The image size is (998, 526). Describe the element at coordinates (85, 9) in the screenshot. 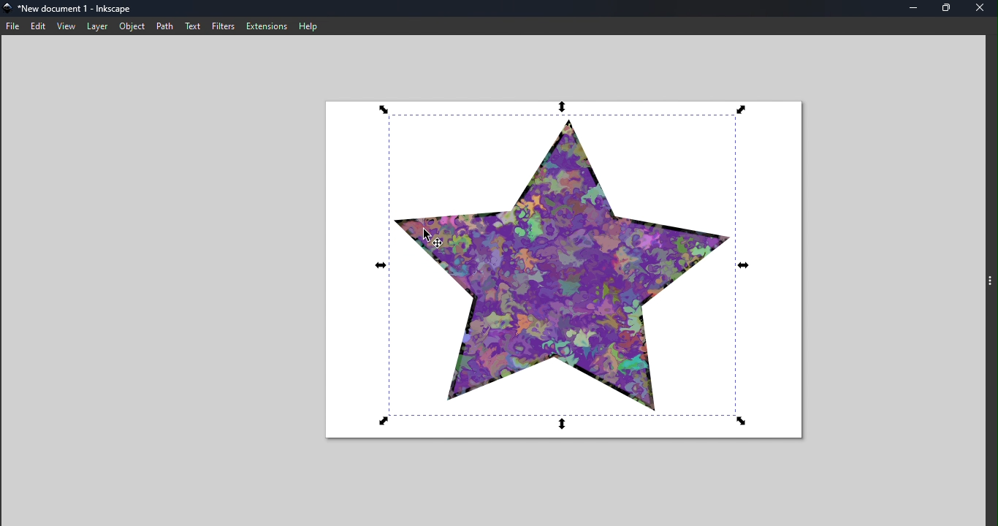

I see `File name` at that location.